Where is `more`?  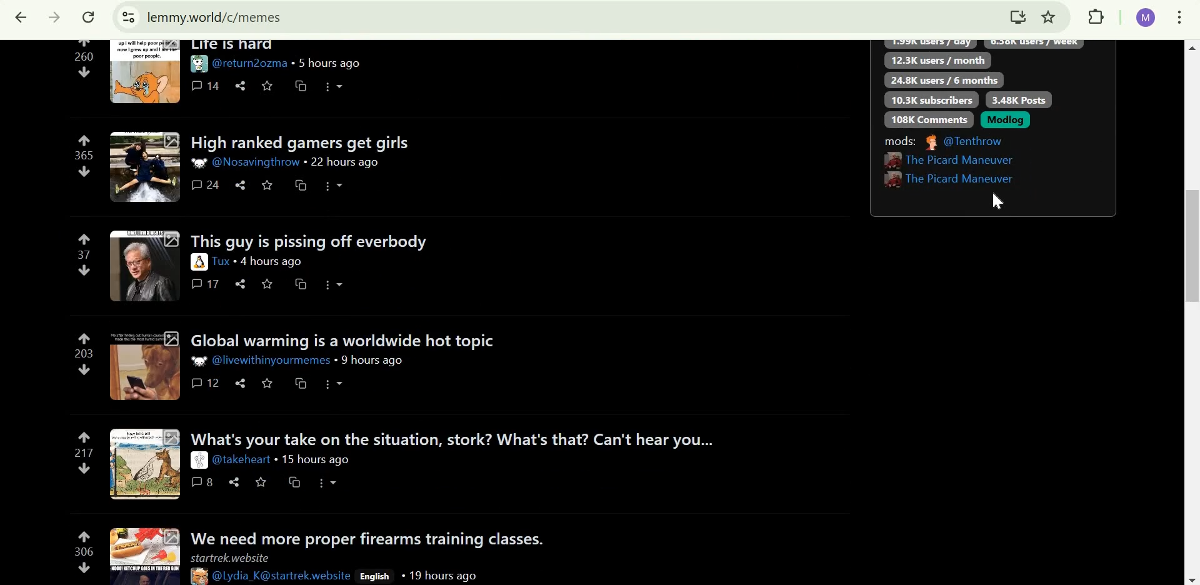 more is located at coordinates (332, 186).